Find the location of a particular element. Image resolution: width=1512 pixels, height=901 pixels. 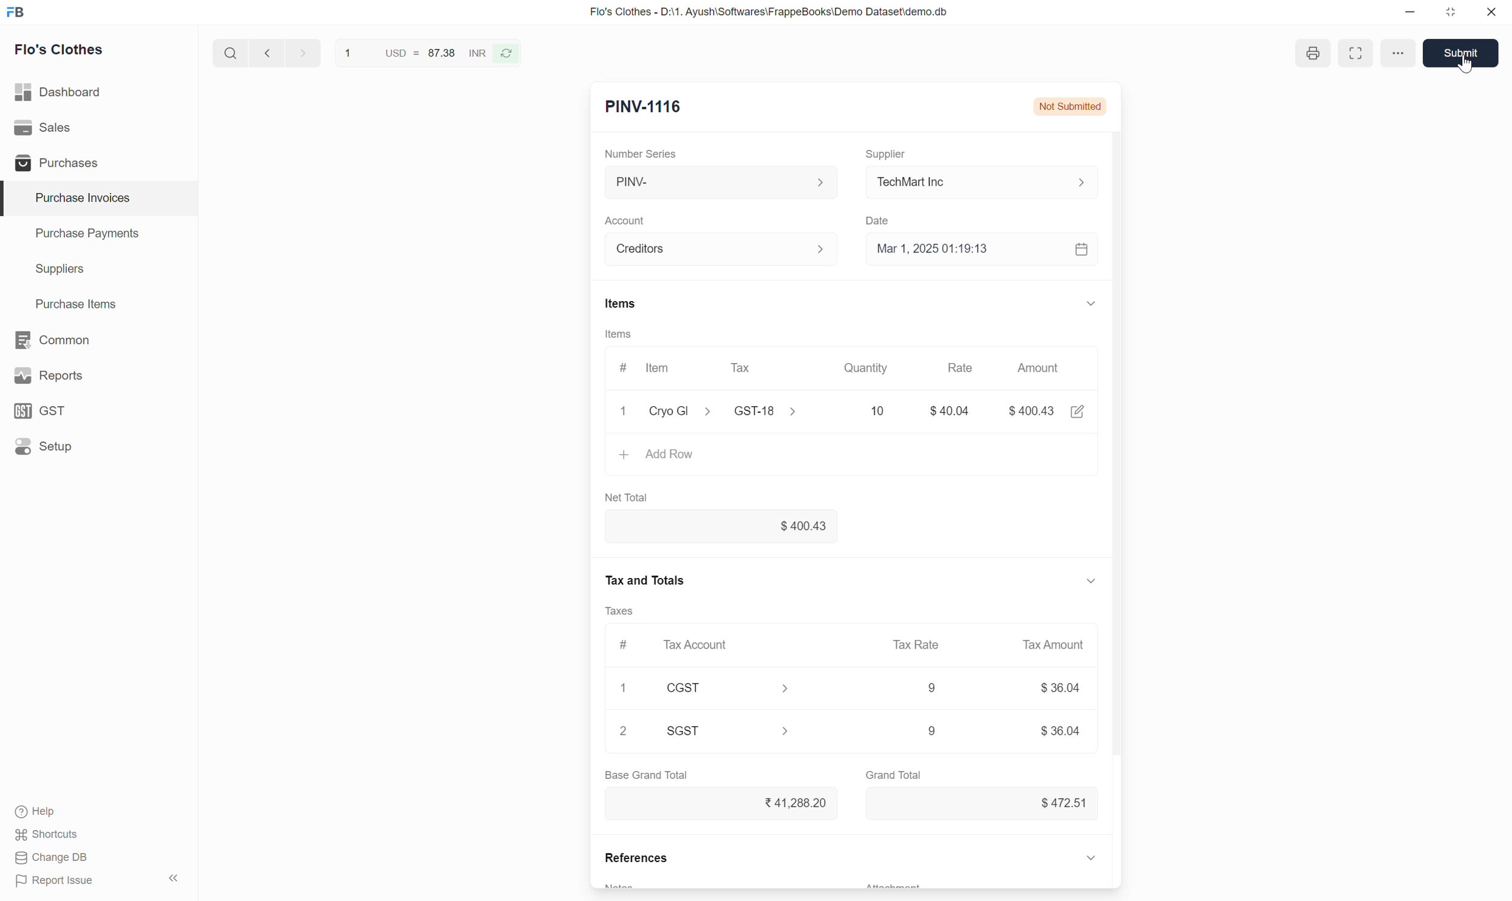

expand is located at coordinates (1092, 857).